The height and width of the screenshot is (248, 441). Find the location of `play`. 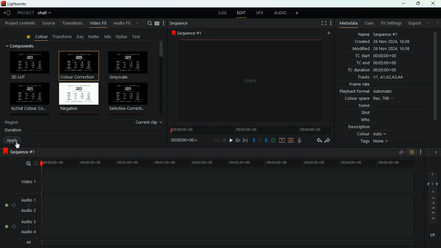

play is located at coordinates (231, 140).